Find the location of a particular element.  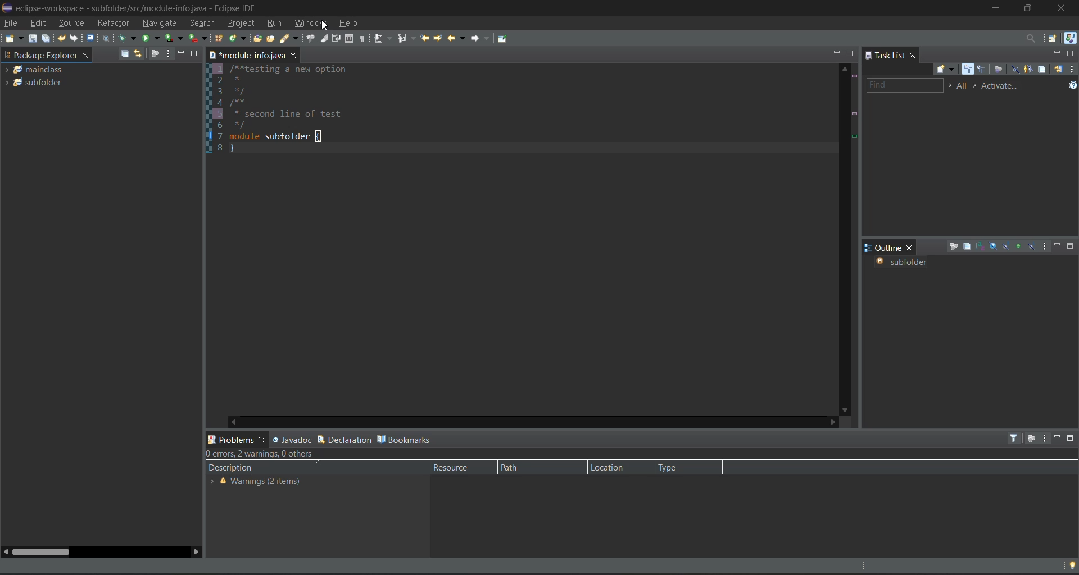

line details is located at coordinates (856, 127).